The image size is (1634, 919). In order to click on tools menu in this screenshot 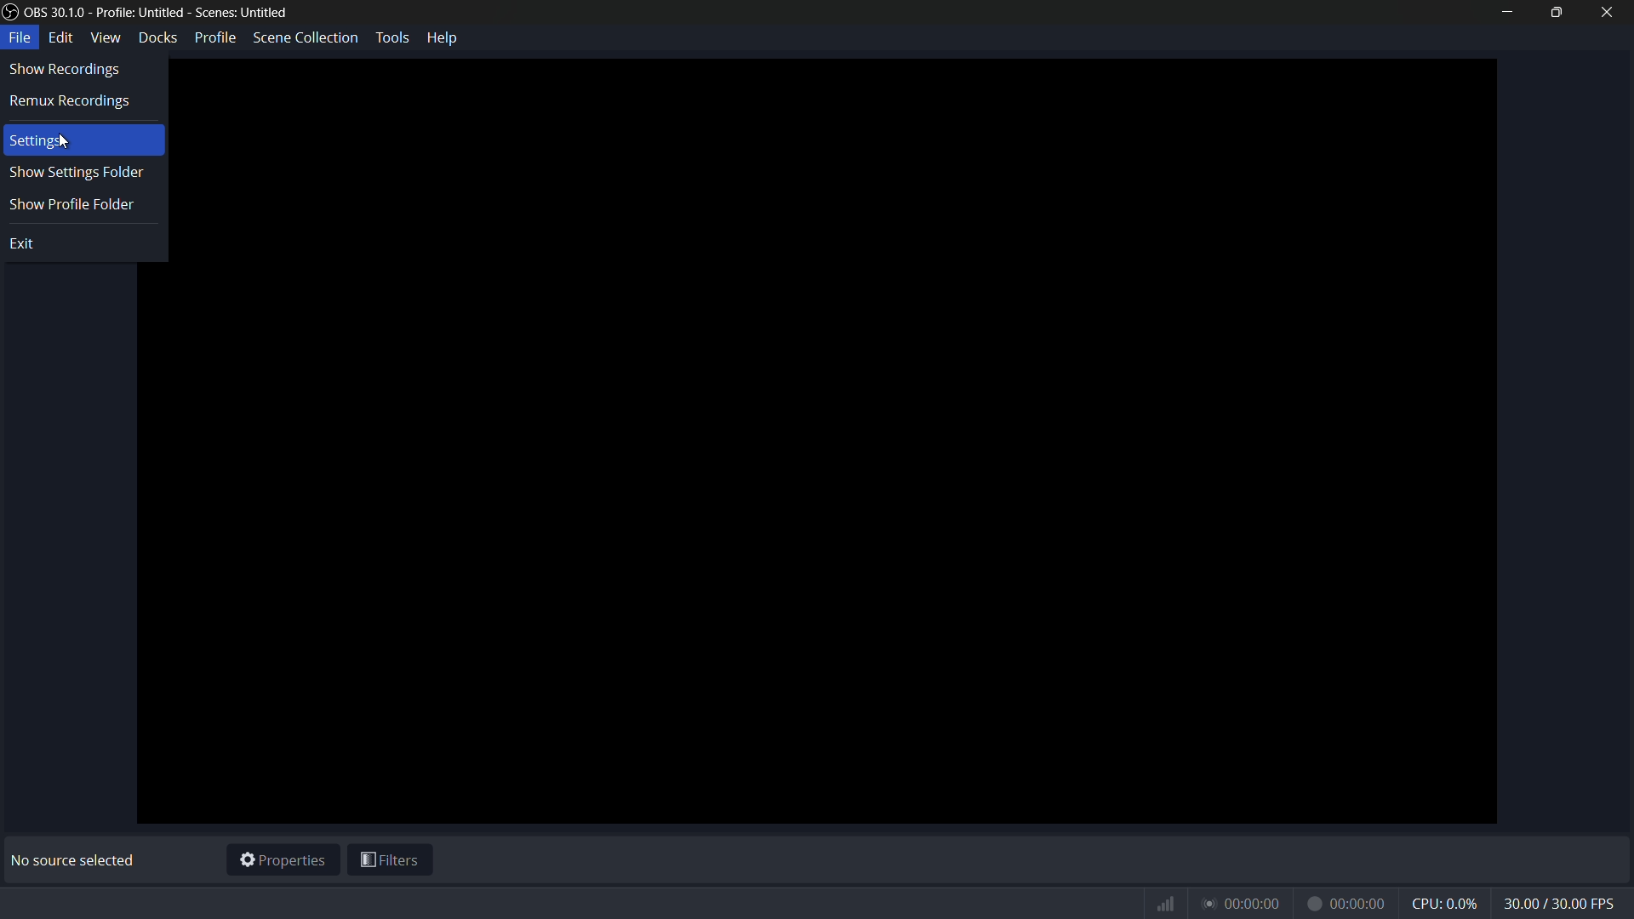, I will do `click(391, 37)`.